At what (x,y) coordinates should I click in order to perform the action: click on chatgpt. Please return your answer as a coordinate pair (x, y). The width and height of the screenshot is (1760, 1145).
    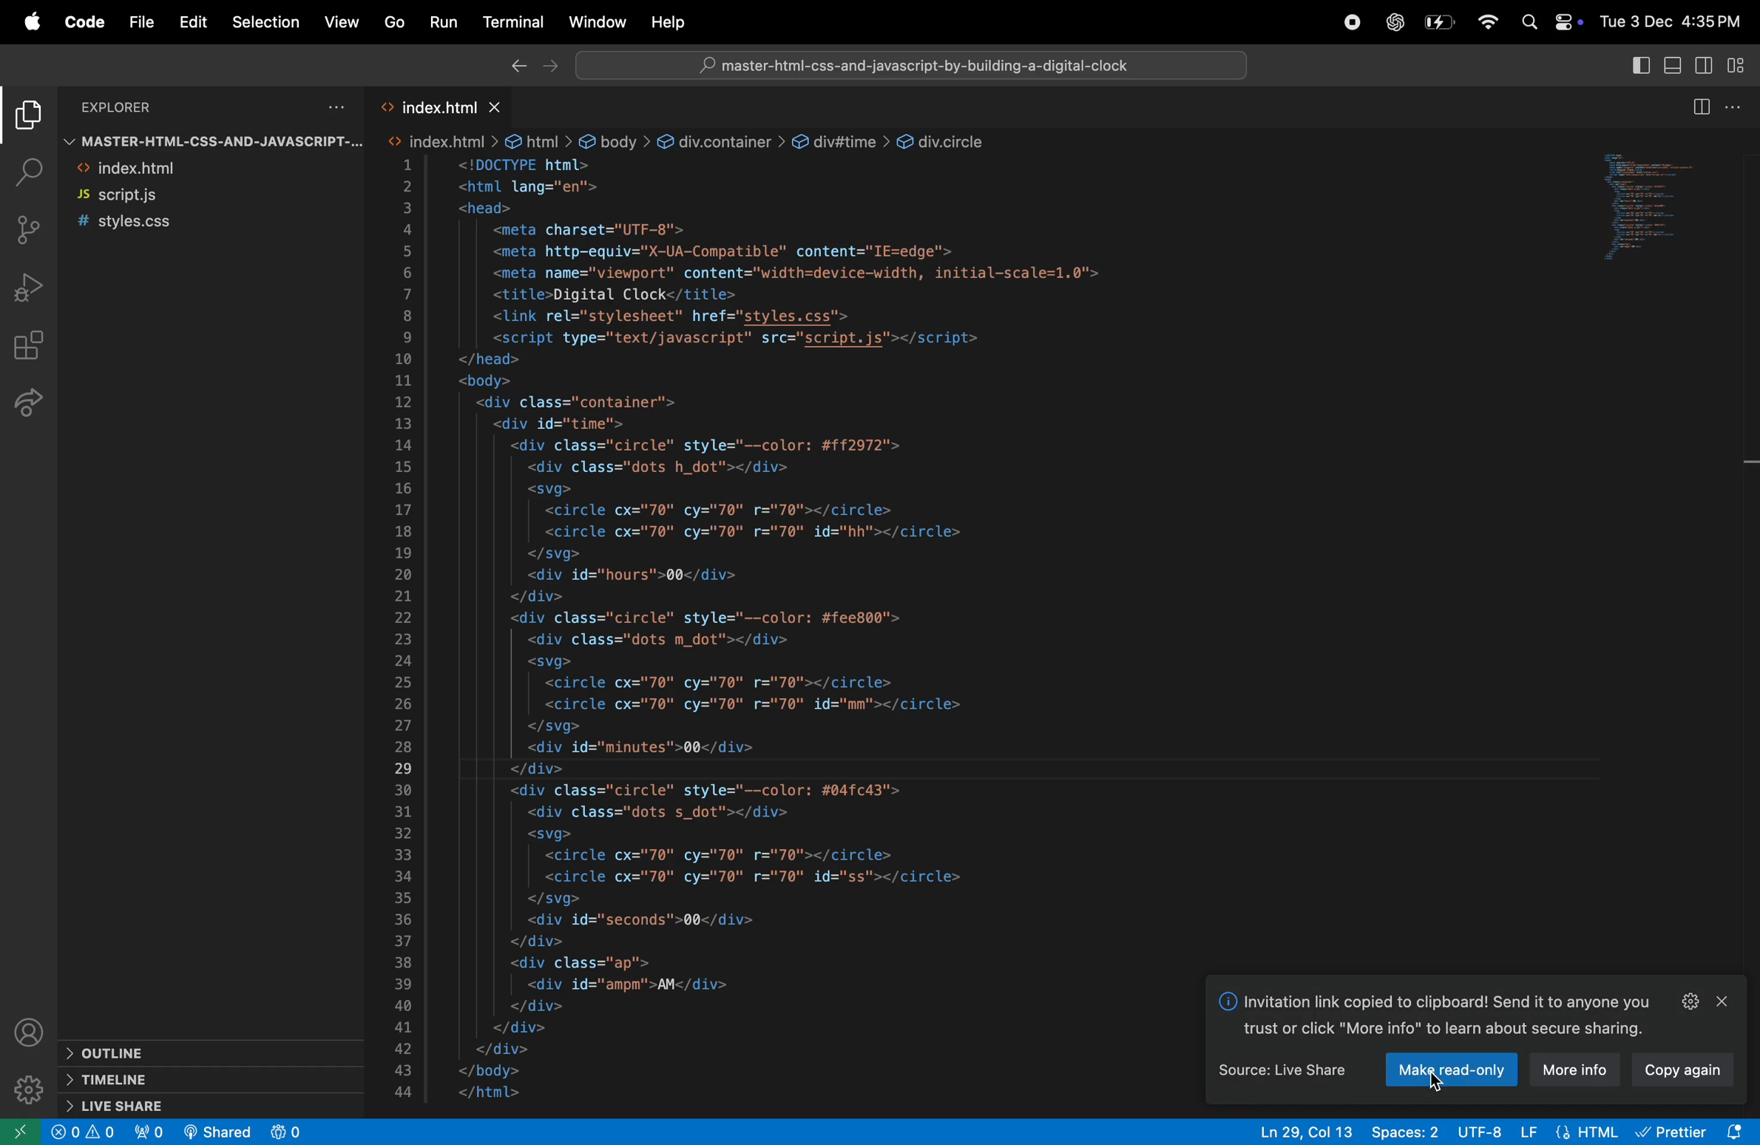
    Looking at the image, I should click on (1391, 22).